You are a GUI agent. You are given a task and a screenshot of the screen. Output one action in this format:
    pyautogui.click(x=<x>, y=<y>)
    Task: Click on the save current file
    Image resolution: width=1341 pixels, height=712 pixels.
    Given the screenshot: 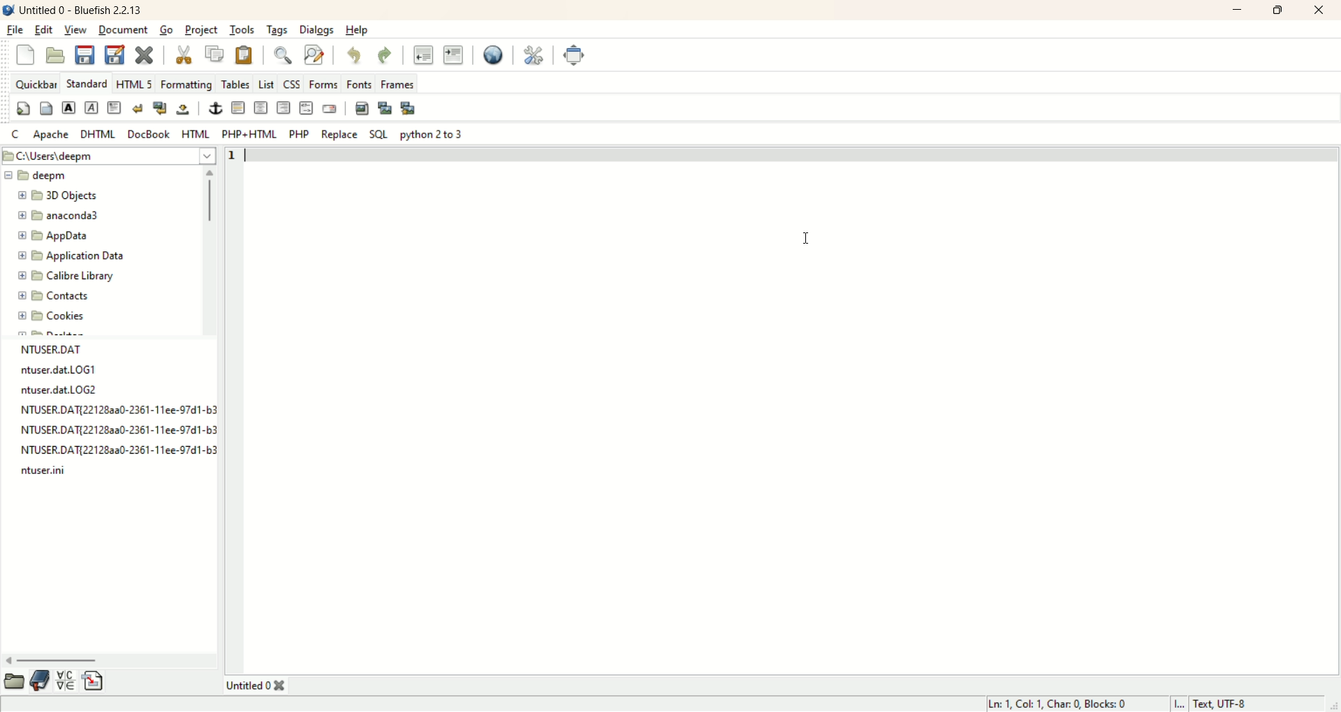 What is the action you would take?
    pyautogui.click(x=83, y=55)
    